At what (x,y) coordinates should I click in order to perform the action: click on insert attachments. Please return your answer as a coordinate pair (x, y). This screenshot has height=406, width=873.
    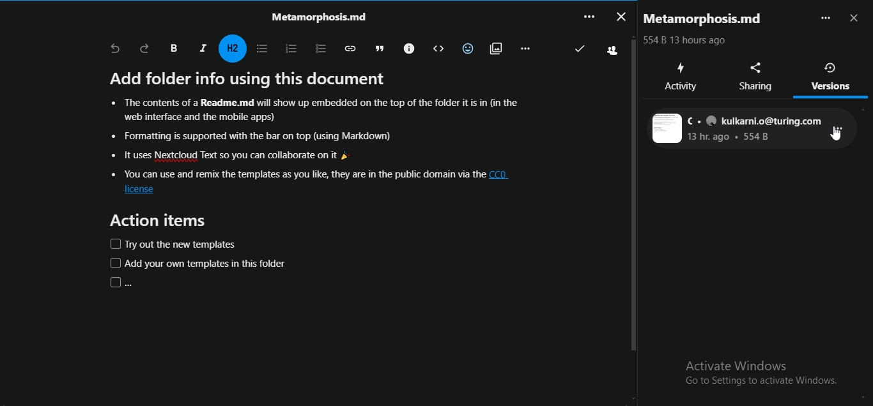
    Looking at the image, I should click on (494, 47).